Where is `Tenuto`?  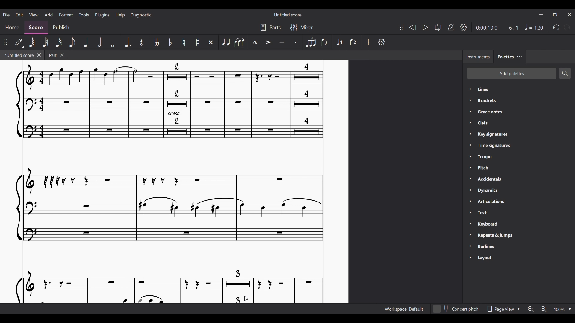 Tenuto is located at coordinates (282, 42).